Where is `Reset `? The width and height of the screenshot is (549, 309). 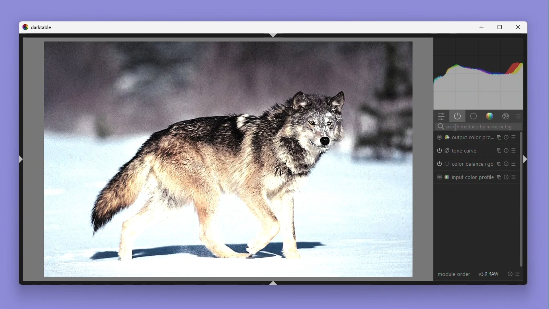 Reset  is located at coordinates (506, 137).